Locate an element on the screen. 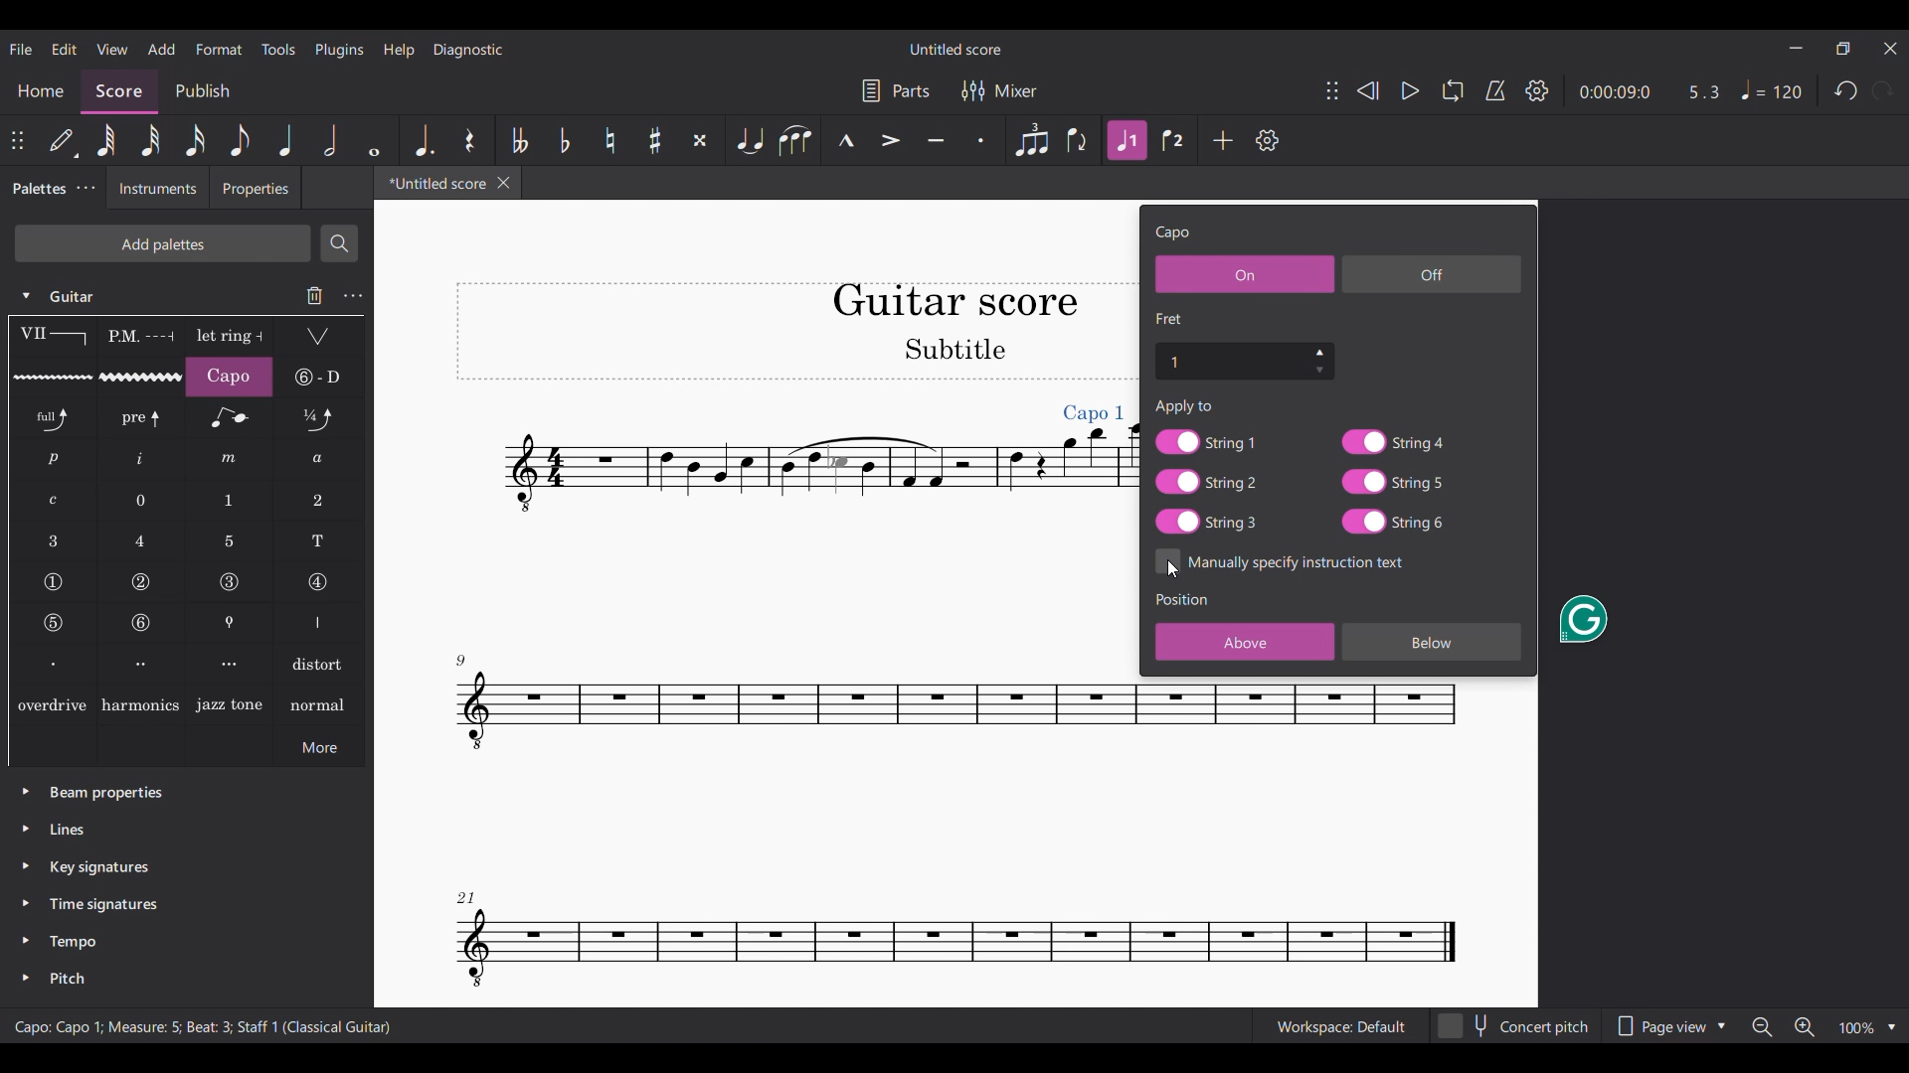 The height and width of the screenshot is (1073, 1909). String number 2 is located at coordinates (142, 582).